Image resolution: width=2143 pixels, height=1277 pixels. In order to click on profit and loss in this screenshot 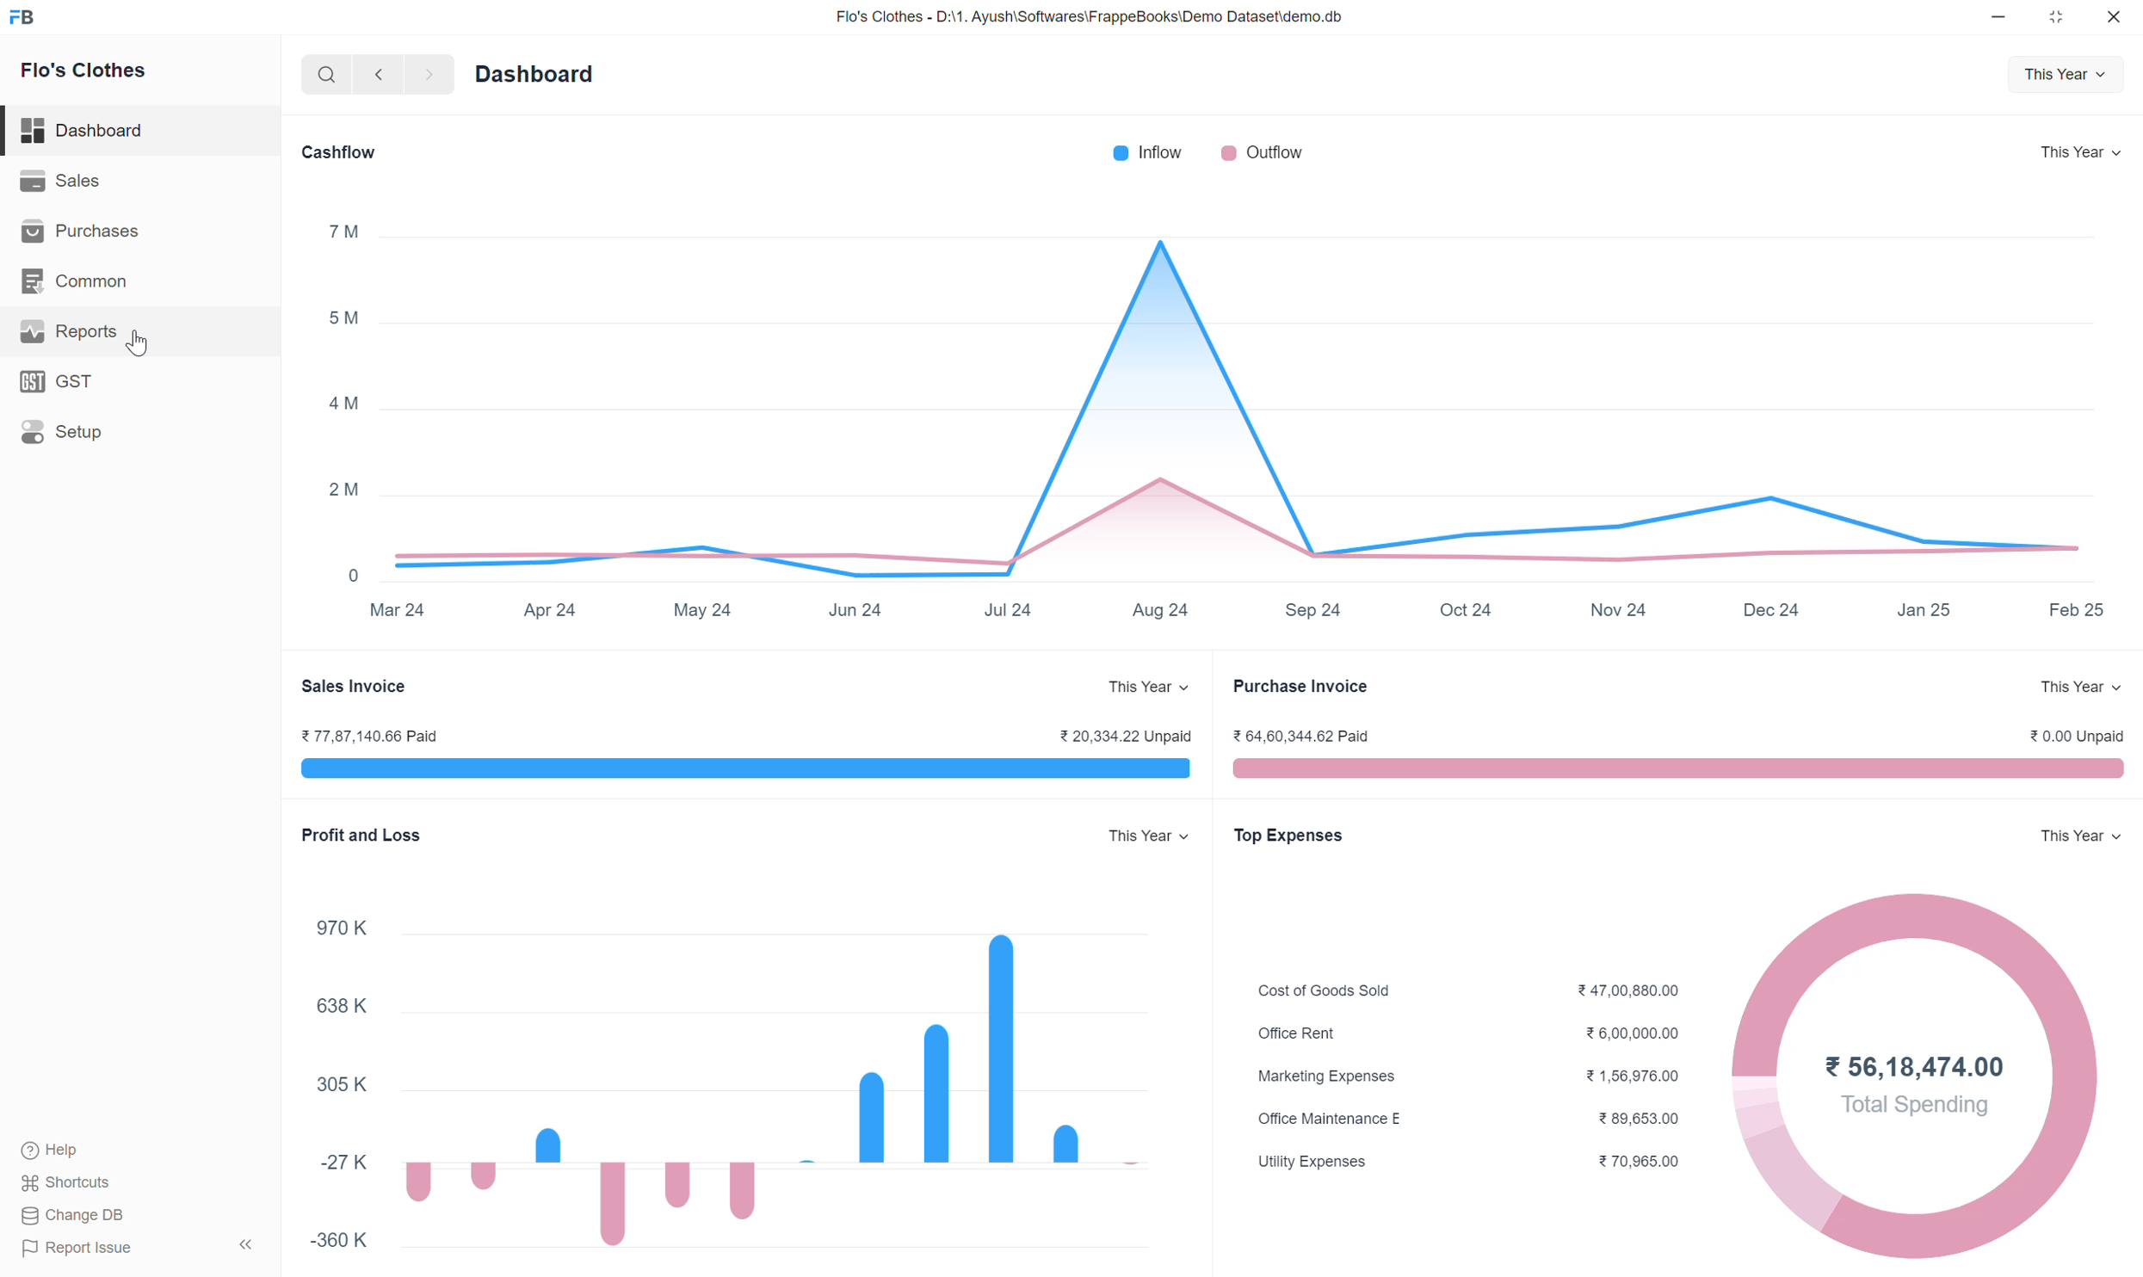, I will do `click(363, 836)`.